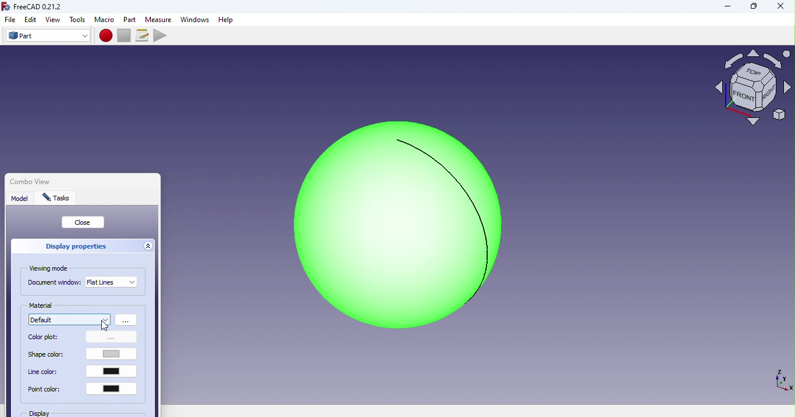 Image resolution: width=795 pixels, height=417 pixels. What do you see at coordinates (105, 325) in the screenshot?
I see `cursor` at bounding box center [105, 325].